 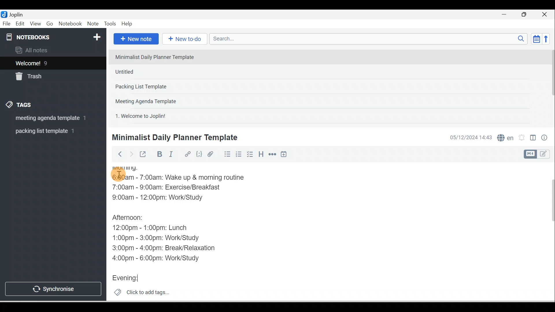 What do you see at coordinates (176, 249) in the screenshot?
I see `3:00pm - 4:00pm: Break/Relaxation` at bounding box center [176, 249].